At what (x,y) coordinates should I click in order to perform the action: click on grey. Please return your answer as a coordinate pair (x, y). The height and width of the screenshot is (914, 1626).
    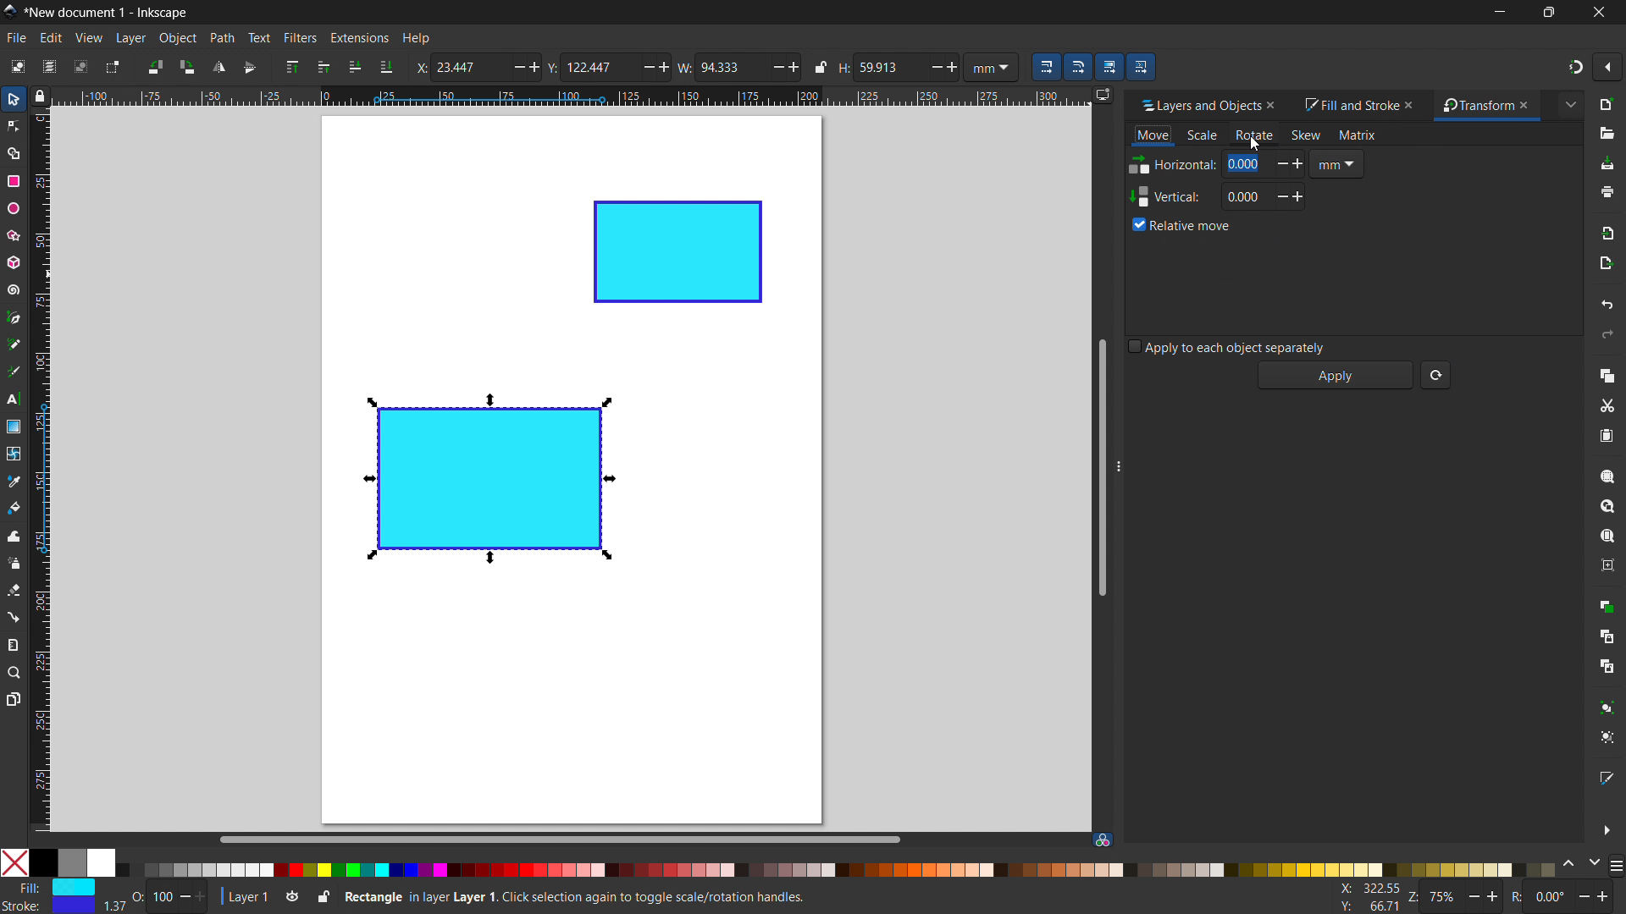
    Looking at the image, I should click on (71, 862).